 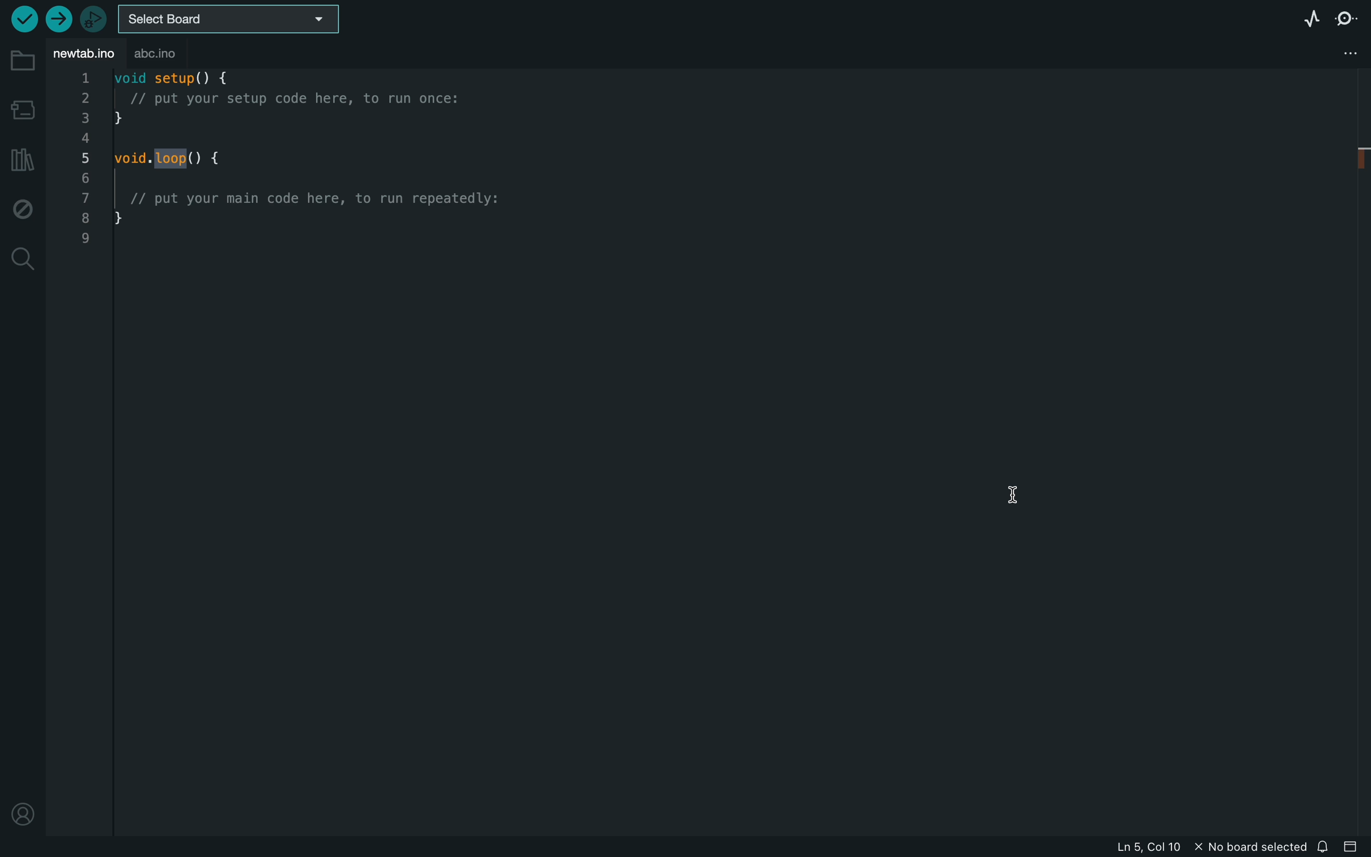 What do you see at coordinates (58, 20) in the screenshot?
I see `upload` at bounding box center [58, 20].